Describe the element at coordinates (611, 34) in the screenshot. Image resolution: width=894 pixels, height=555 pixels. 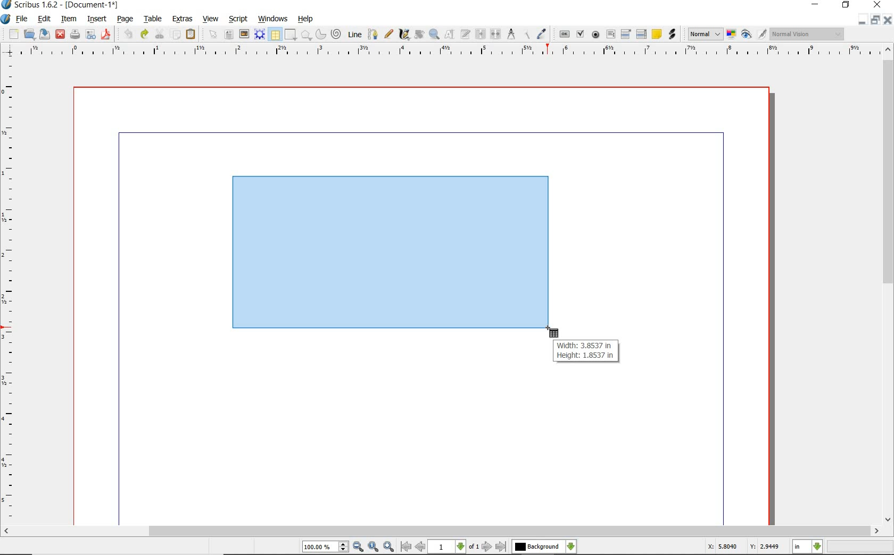
I see `pdf text field` at that location.